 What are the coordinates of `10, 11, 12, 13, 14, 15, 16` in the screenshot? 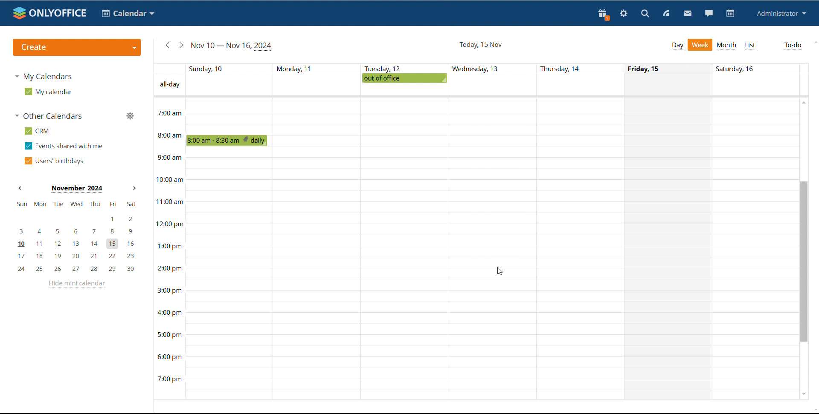 It's located at (79, 244).